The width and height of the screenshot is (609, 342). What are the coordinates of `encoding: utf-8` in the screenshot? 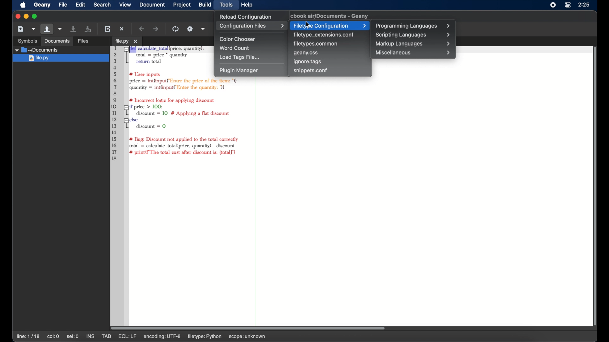 It's located at (181, 336).